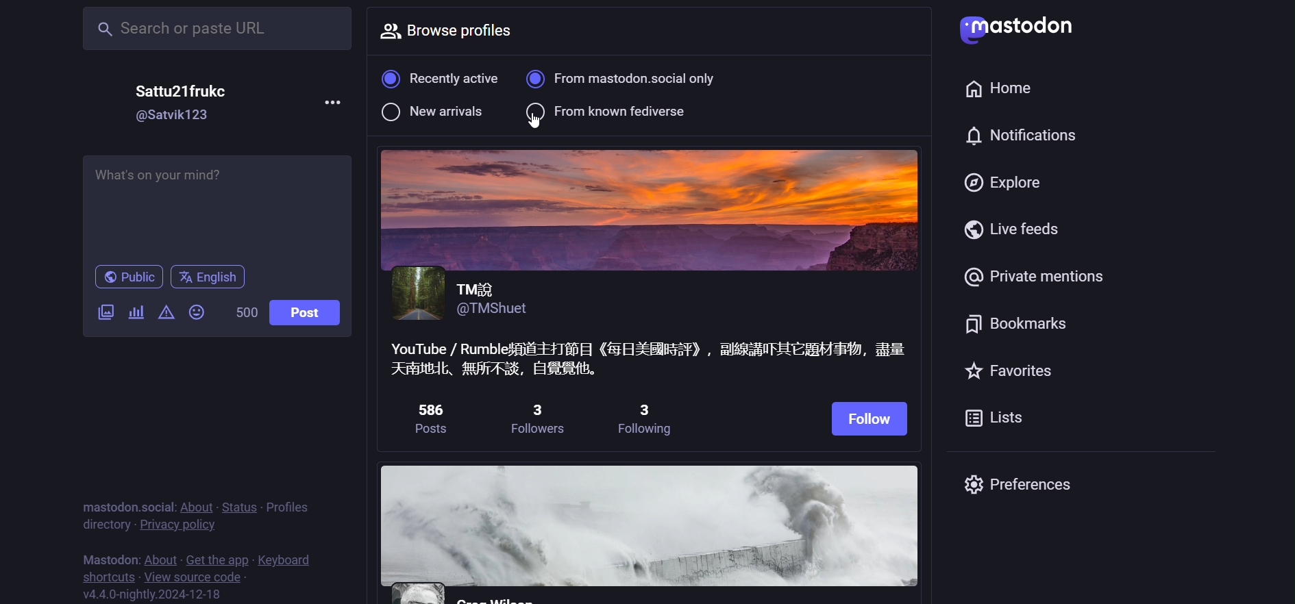 This screenshot has width=1295, height=604. I want to click on YouTube / RumbleSfiE-HTEHH (EHXENIT) , AETHEEMSEY, Bik
Keath, MASE, ERR,, so click(647, 363).